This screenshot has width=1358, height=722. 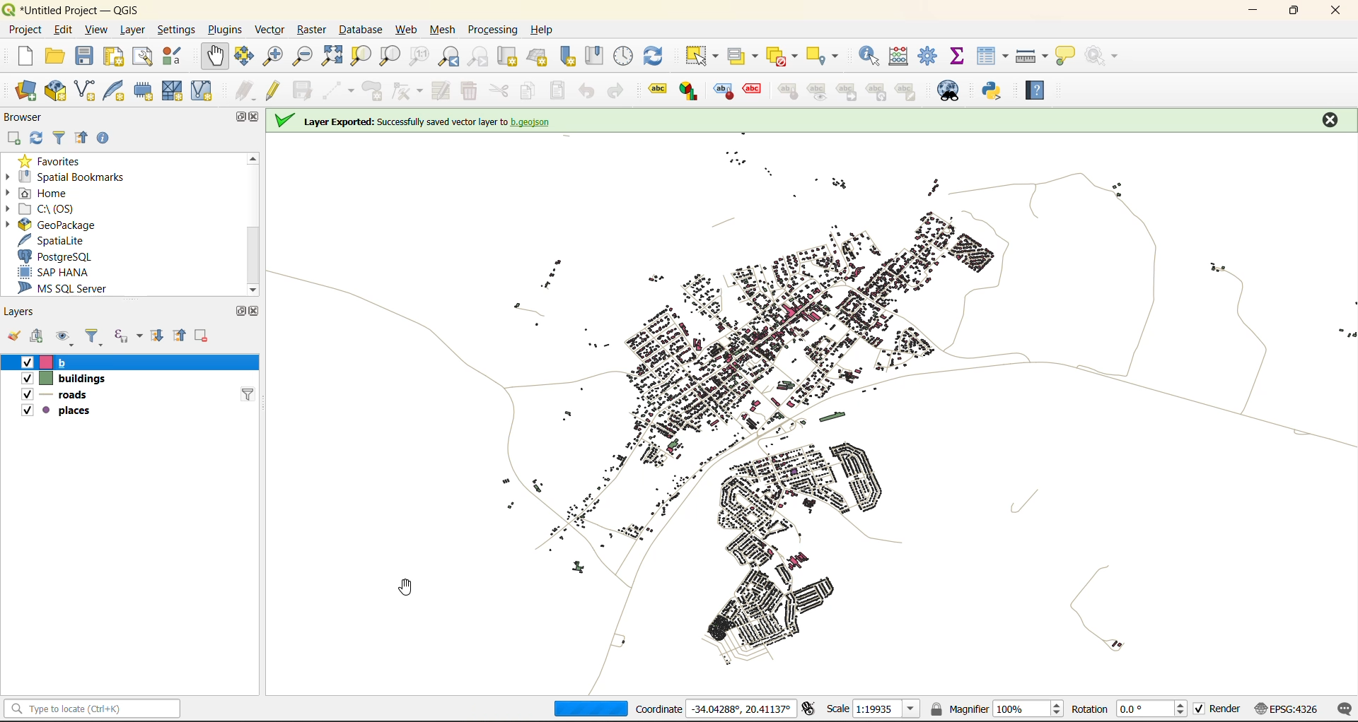 What do you see at coordinates (1064, 57) in the screenshot?
I see `show tips` at bounding box center [1064, 57].